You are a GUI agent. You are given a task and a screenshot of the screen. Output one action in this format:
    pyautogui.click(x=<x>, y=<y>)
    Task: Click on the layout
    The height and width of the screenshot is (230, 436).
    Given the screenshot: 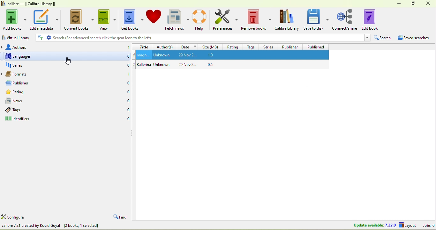 What is the action you would take?
    pyautogui.click(x=408, y=225)
    